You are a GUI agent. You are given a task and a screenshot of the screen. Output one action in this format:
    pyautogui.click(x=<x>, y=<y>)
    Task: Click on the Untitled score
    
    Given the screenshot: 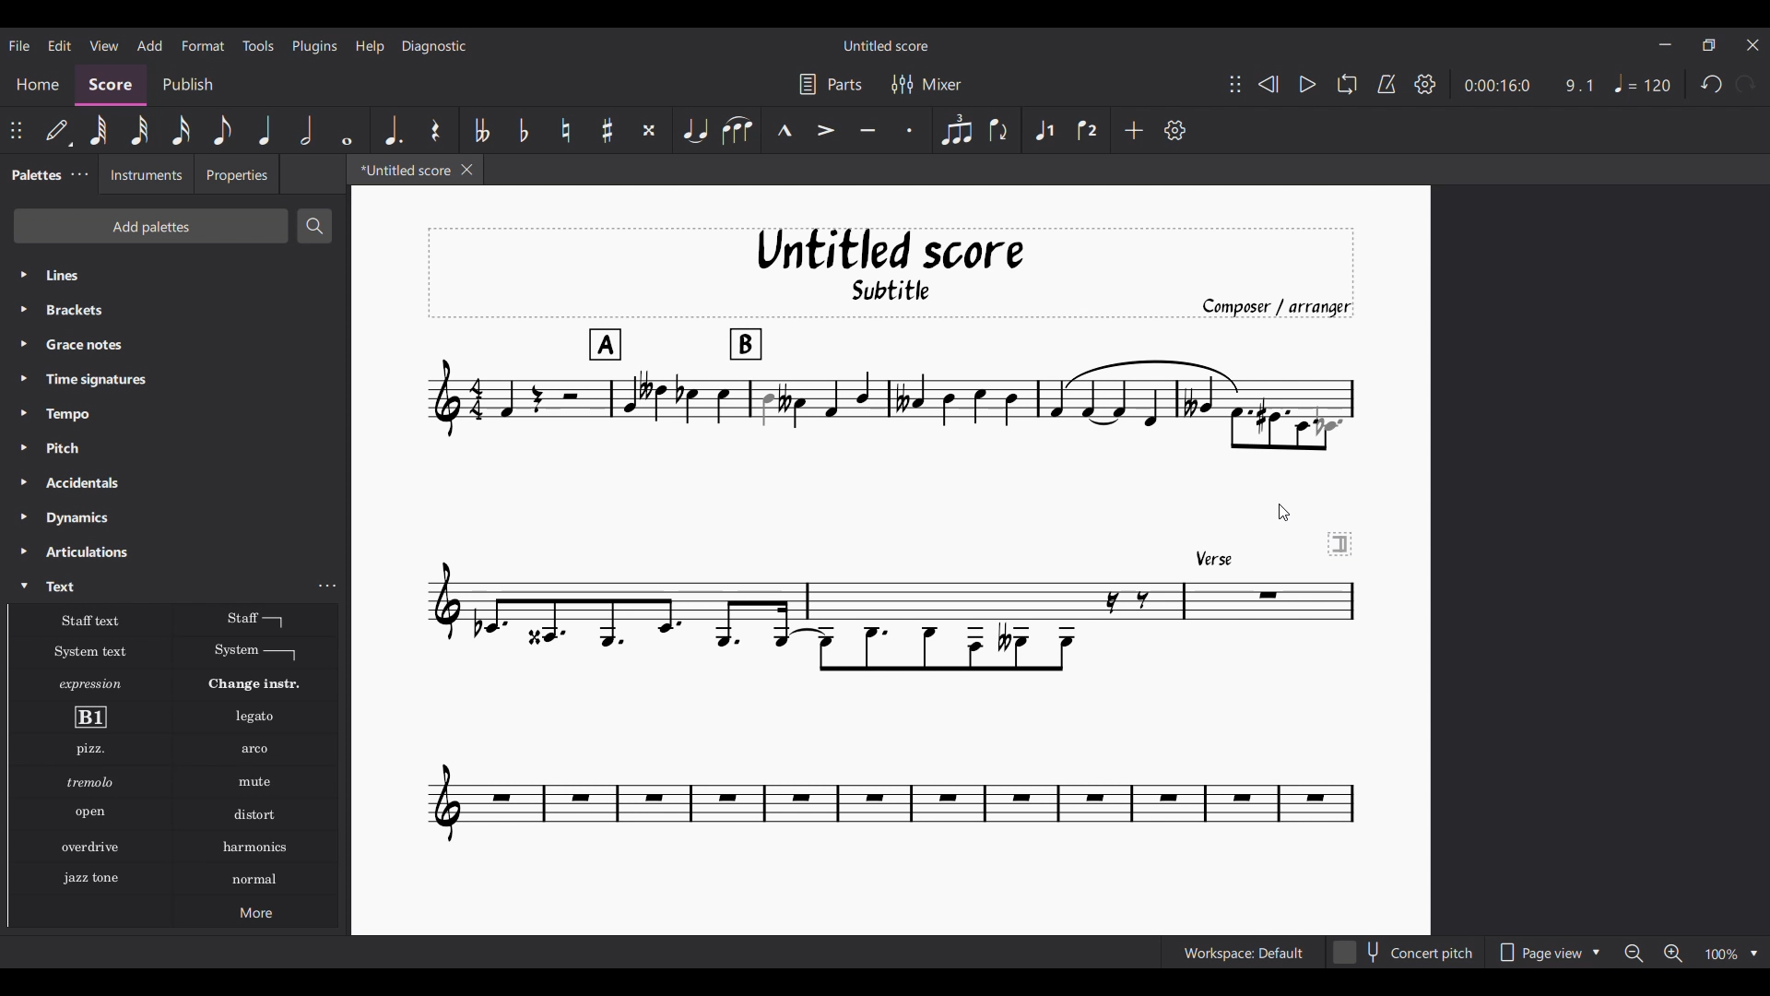 What is the action you would take?
    pyautogui.click(x=886, y=46)
    